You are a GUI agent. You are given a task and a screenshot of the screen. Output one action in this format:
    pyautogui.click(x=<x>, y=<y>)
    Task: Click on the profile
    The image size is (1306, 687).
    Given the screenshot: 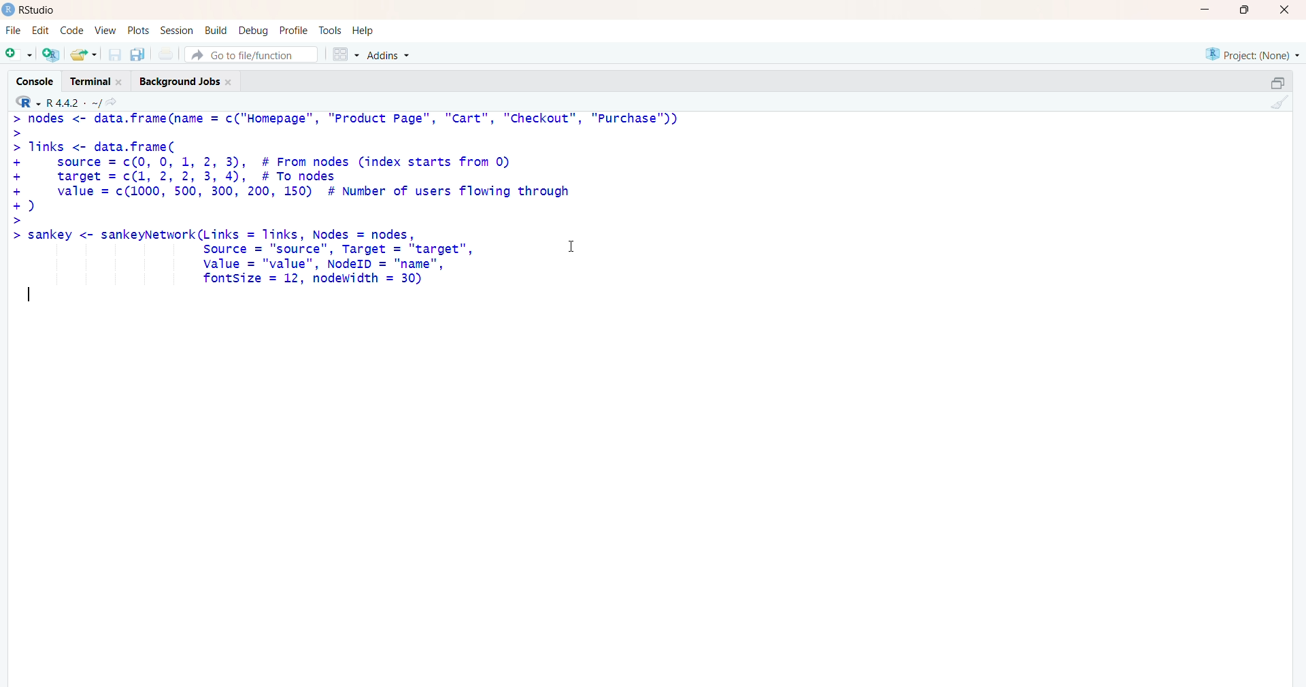 What is the action you would take?
    pyautogui.click(x=293, y=29)
    